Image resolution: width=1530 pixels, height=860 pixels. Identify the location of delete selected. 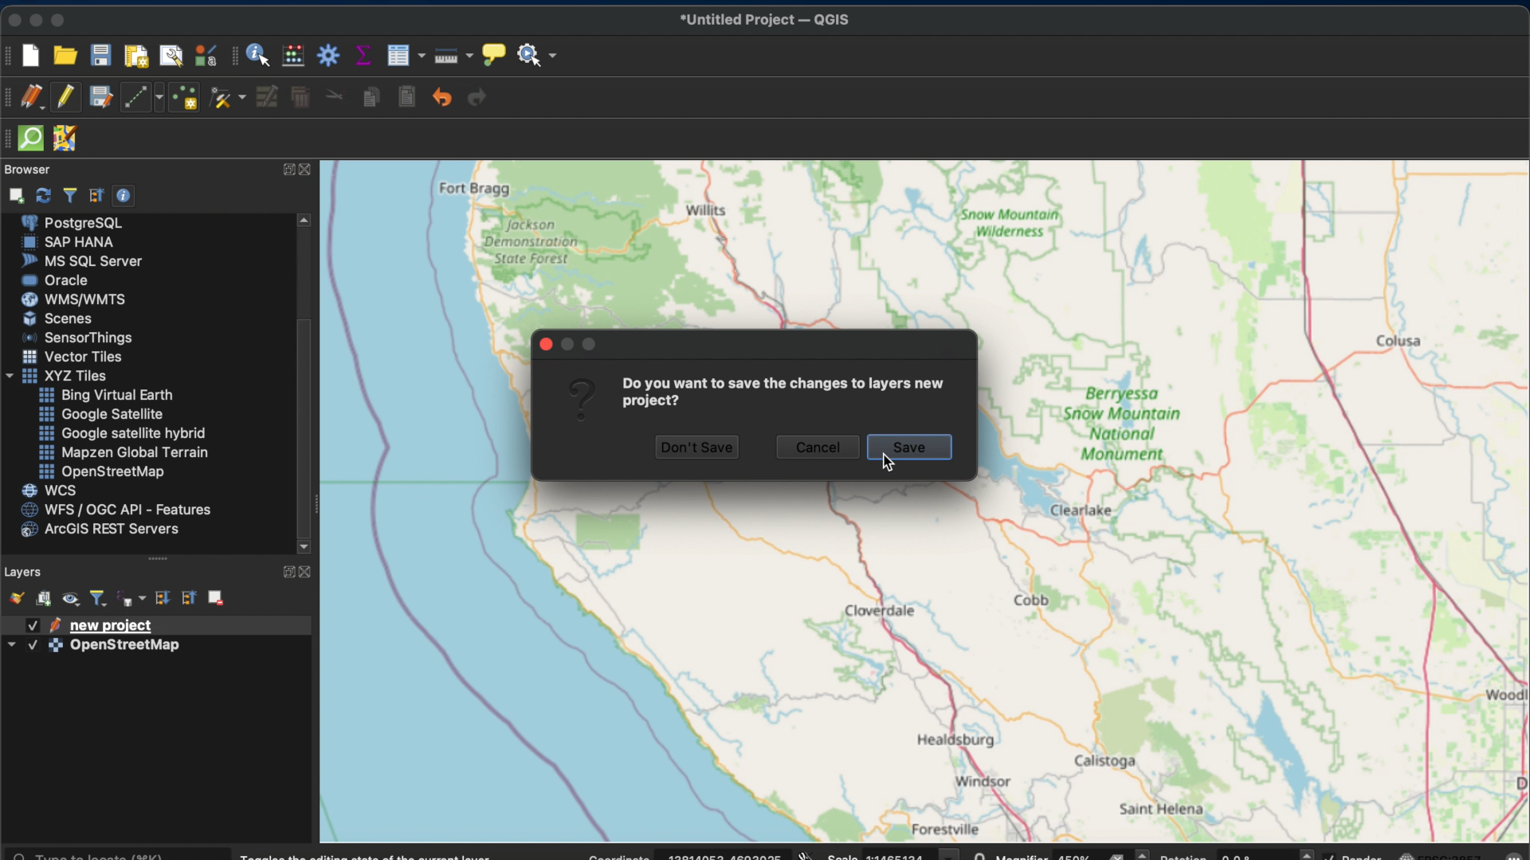
(302, 97).